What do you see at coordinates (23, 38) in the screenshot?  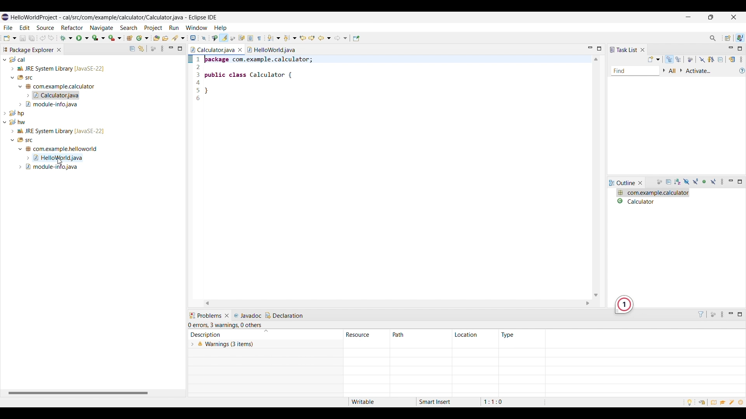 I see `Save` at bounding box center [23, 38].